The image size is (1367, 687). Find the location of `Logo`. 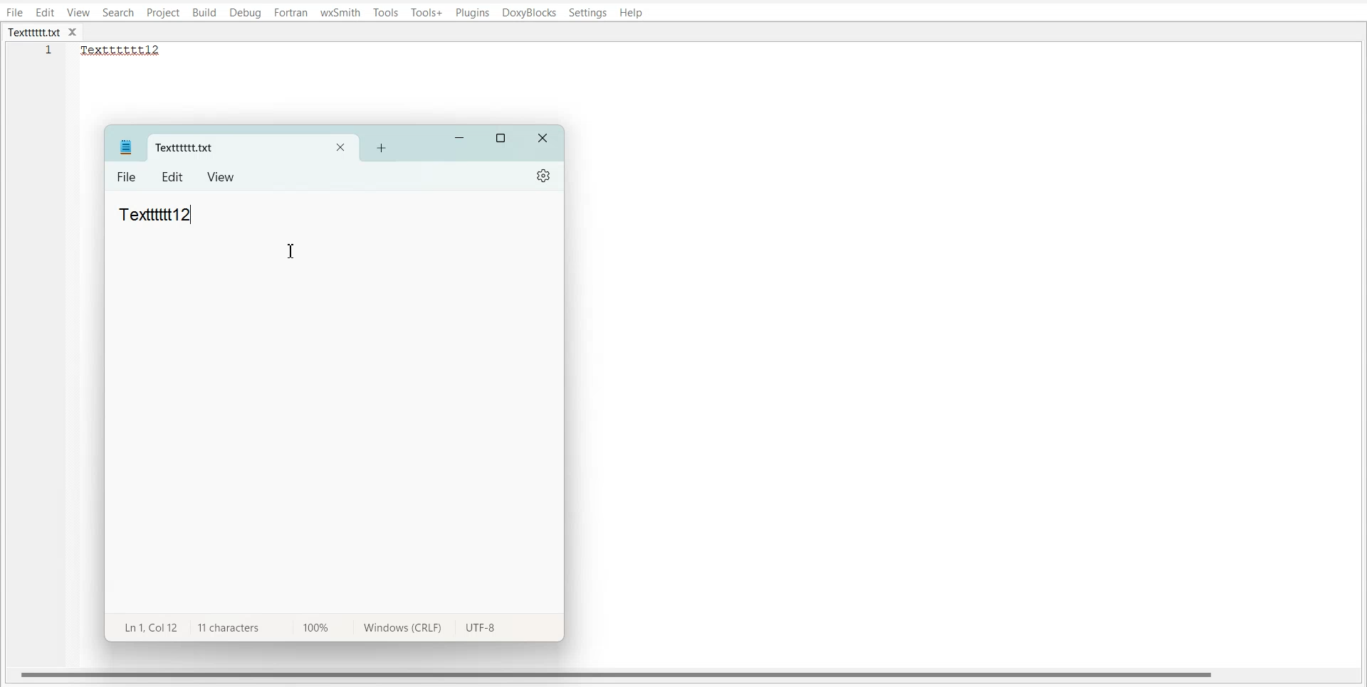

Logo is located at coordinates (125, 147).